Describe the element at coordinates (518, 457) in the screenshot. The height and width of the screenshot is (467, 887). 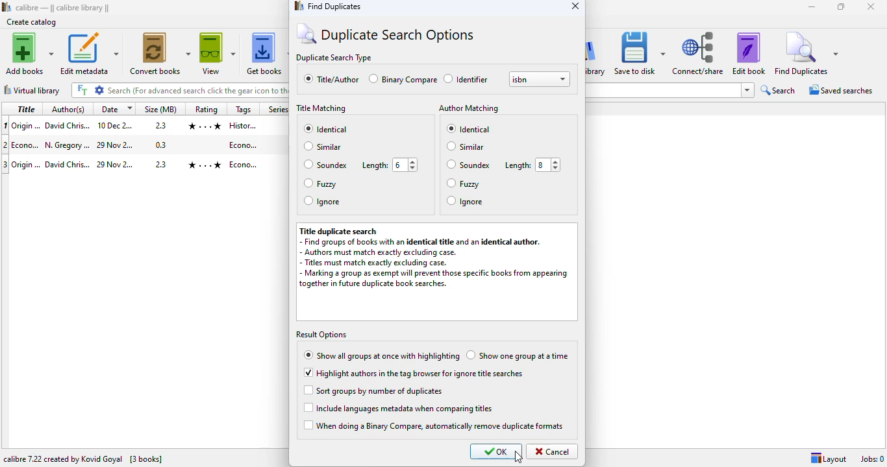
I see `cursor` at that location.